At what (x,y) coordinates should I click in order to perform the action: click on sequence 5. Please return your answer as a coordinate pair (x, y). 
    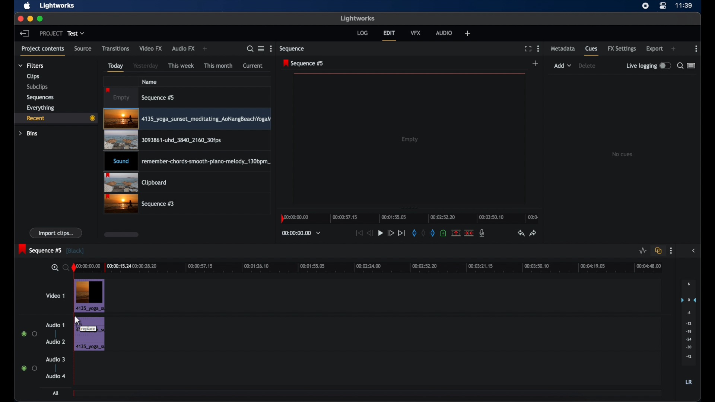
    Looking at the image, I should click on (51, 250).